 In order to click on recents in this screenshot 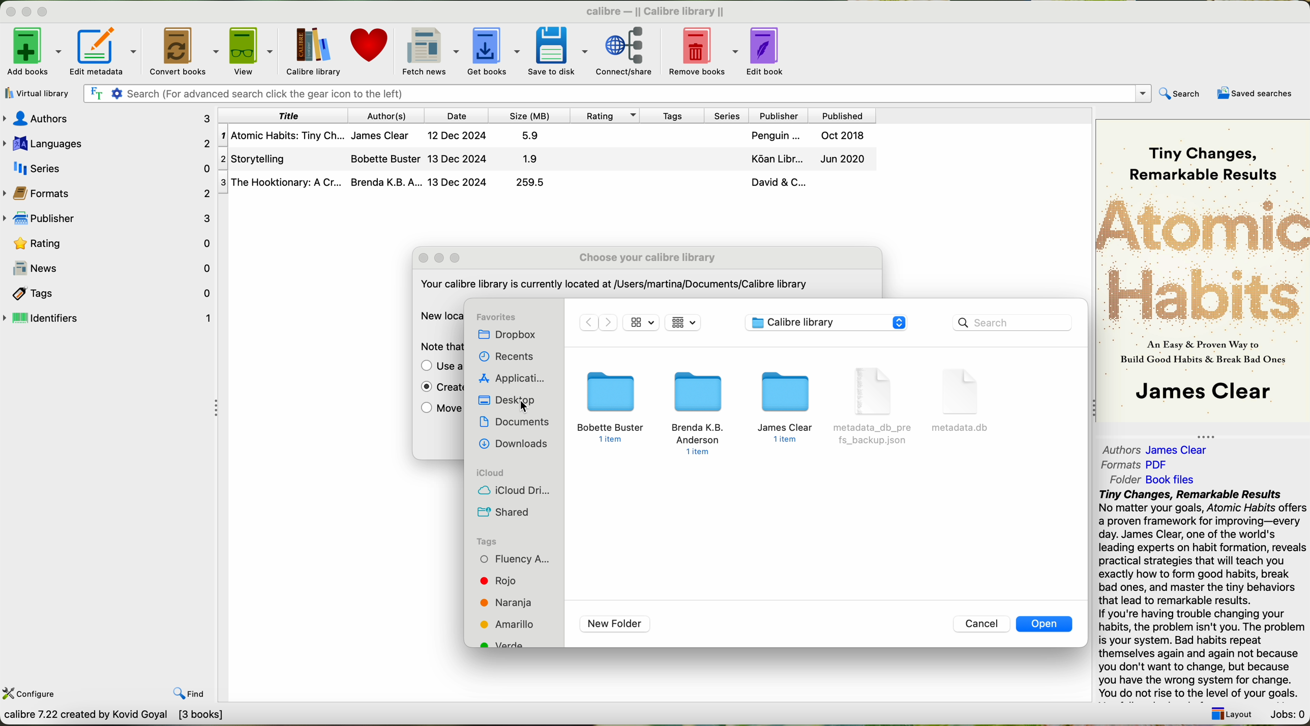, I will do `click(504, 358)`.